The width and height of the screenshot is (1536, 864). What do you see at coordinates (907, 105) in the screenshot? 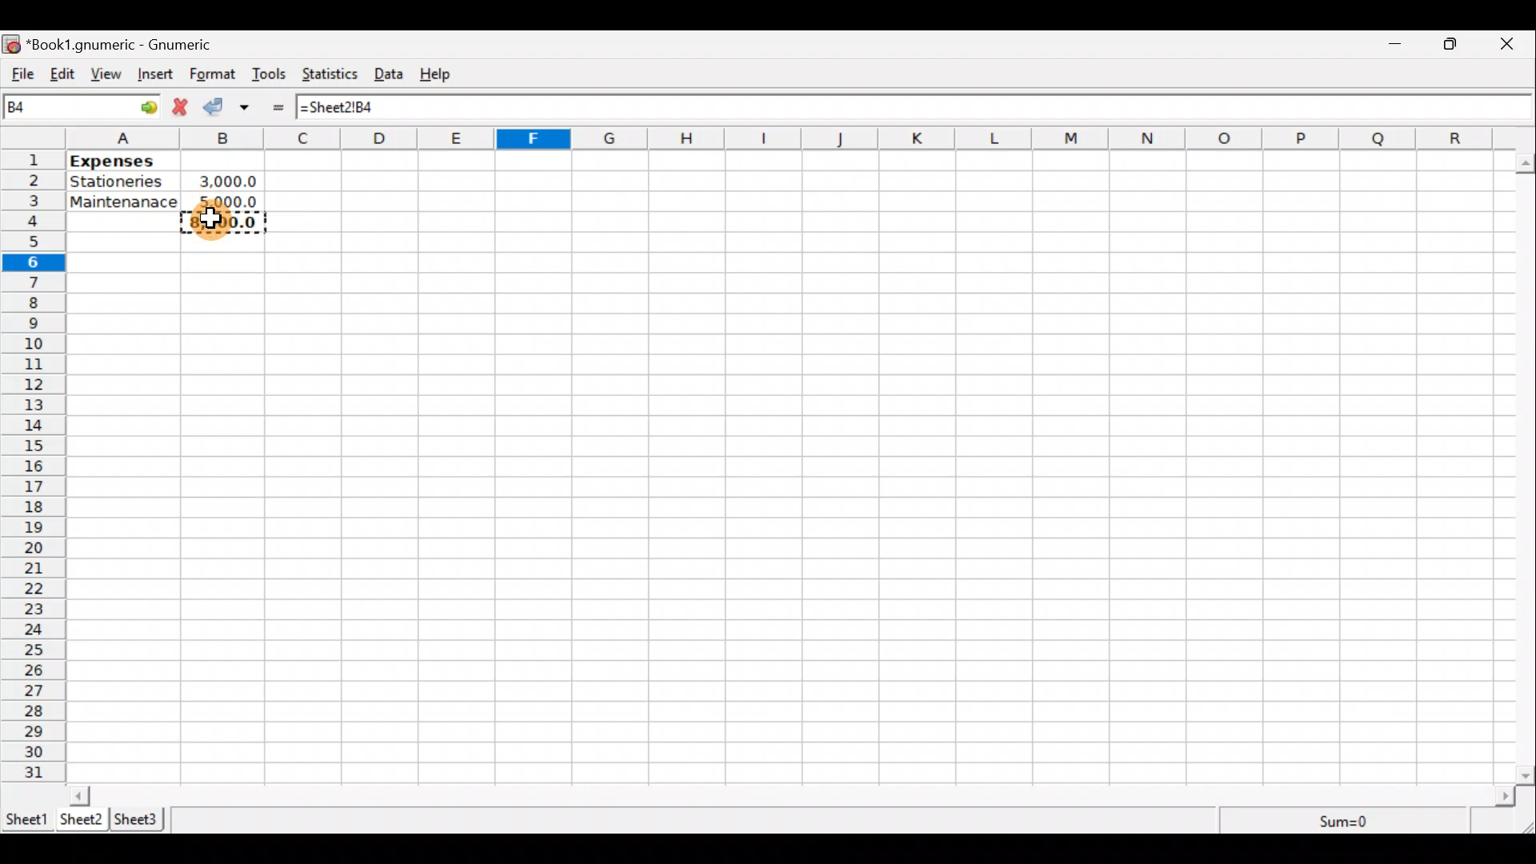
I see `Formula bar` at bounding box center [907, 105].